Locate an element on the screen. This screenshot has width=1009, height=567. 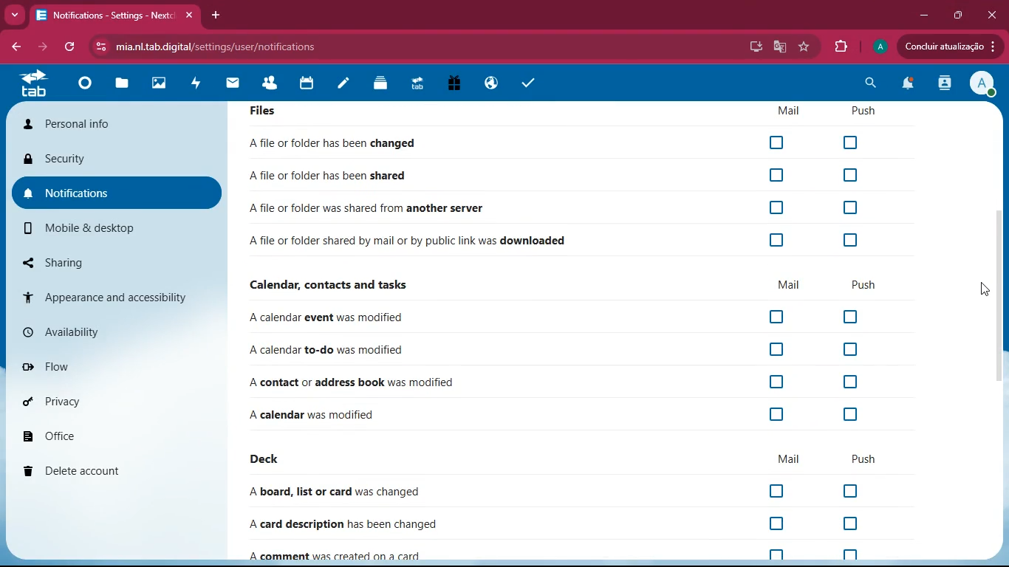
push is located at coordinates (861, 284).